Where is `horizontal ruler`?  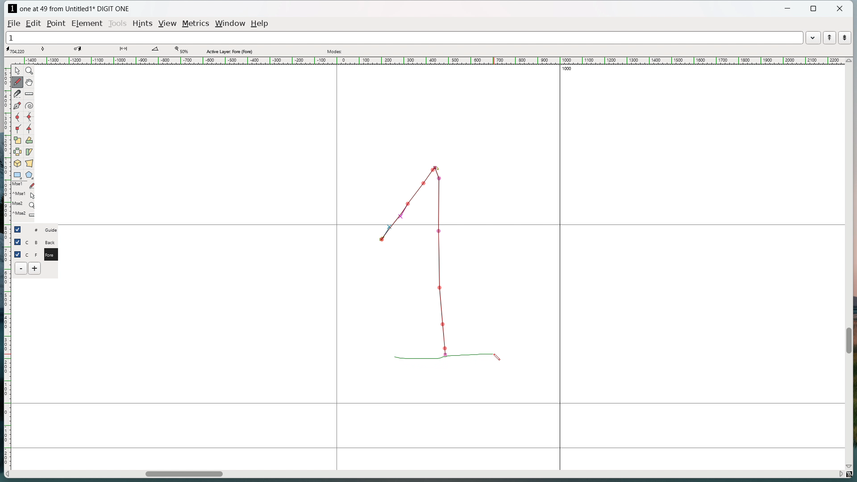 horizontal ruler is located at coordinates (427, 61).